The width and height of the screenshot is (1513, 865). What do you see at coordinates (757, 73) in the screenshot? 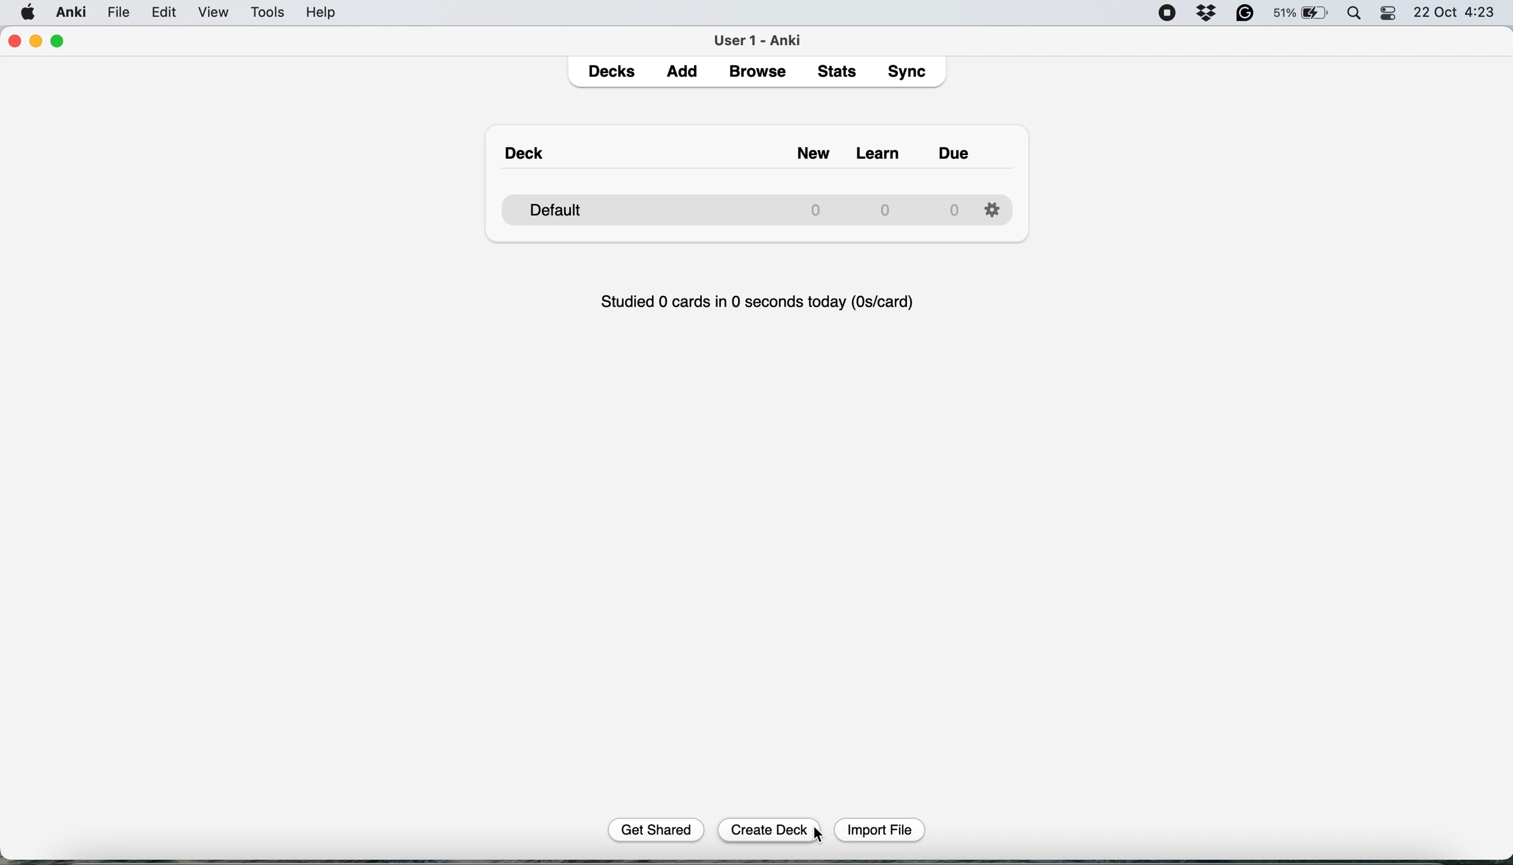
I see `browse` at bounding box center [757, 73].